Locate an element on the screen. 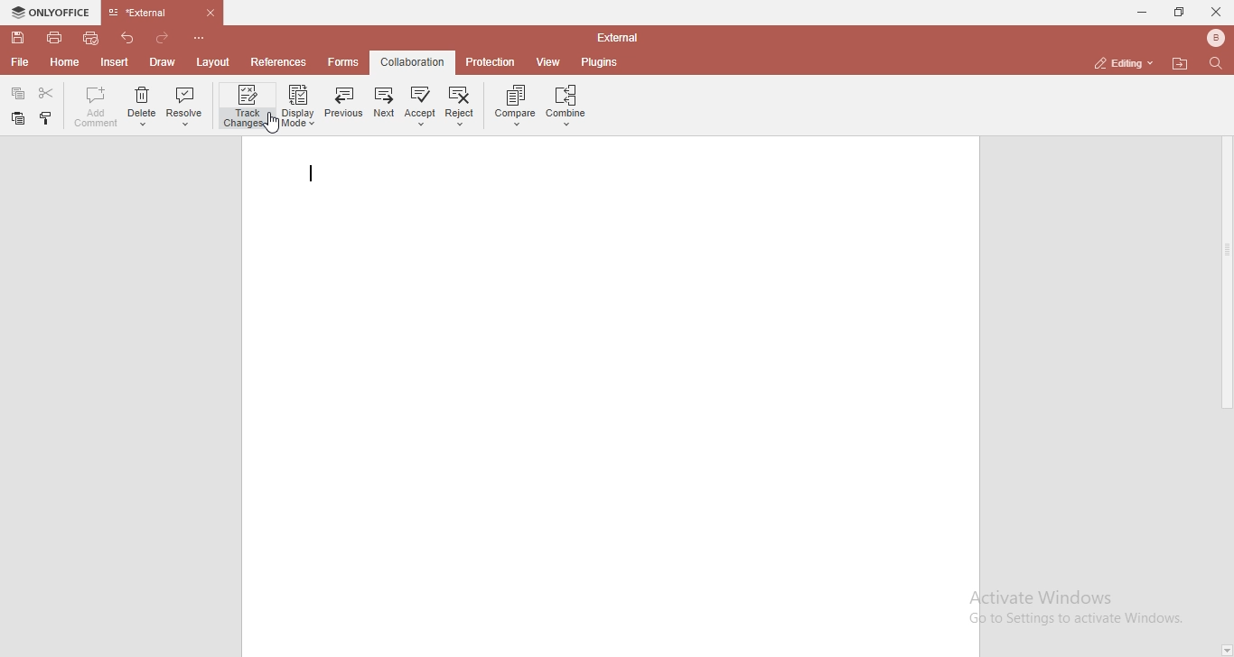 Image resolution: width=1234 pixels, height=657 pixels. home is located at coordinates (65, 63).